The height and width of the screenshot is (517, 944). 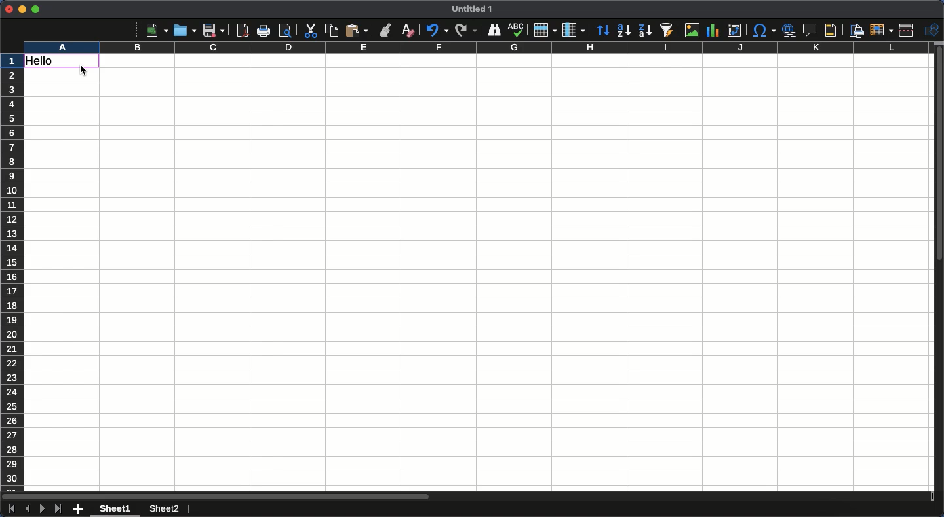 I want to click on Image, so click(x=689, y=30).